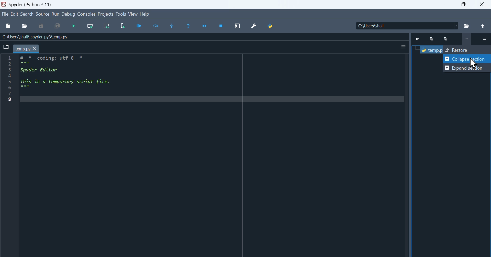  What do you see at coordinates (465, 59) in the screenshot?
I see `Collapse Section` at bounding box center [465, 59].